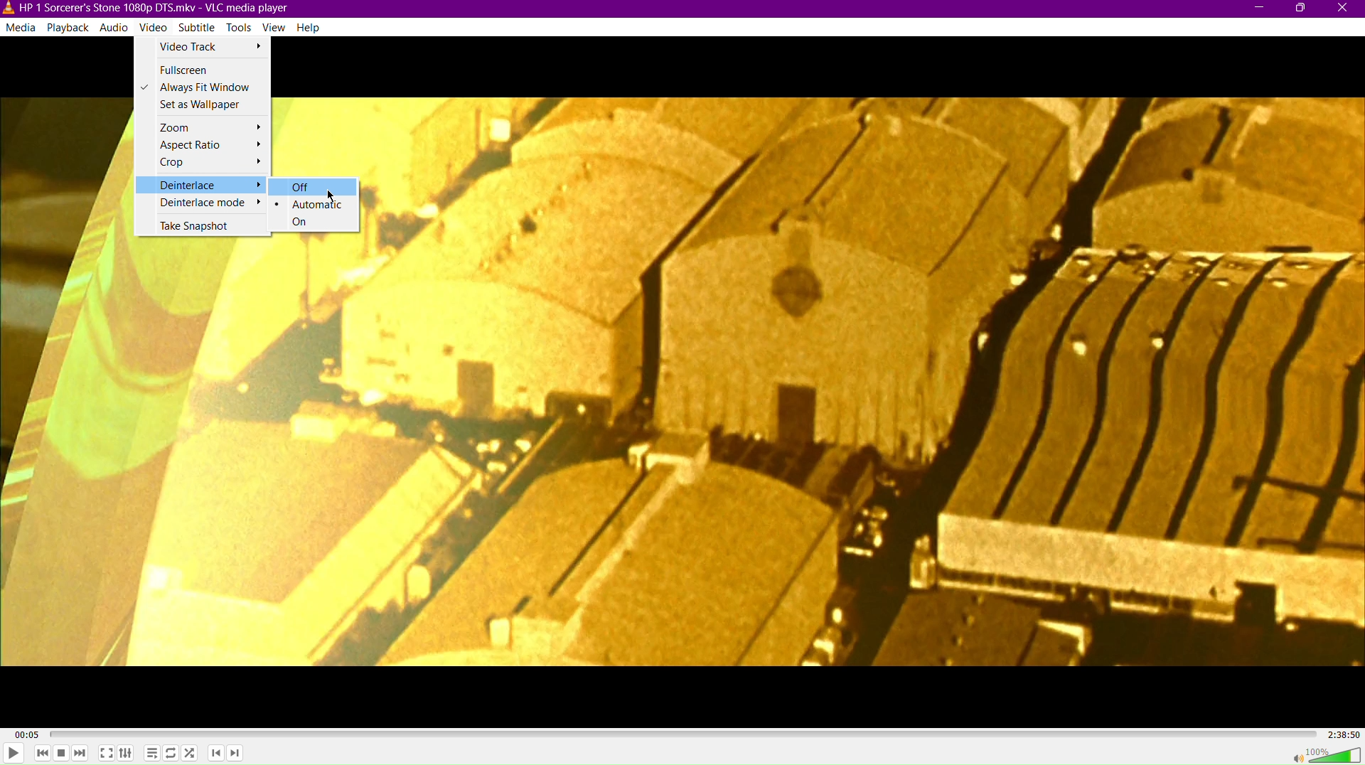  I want to click on Crop, so click(202, 165).